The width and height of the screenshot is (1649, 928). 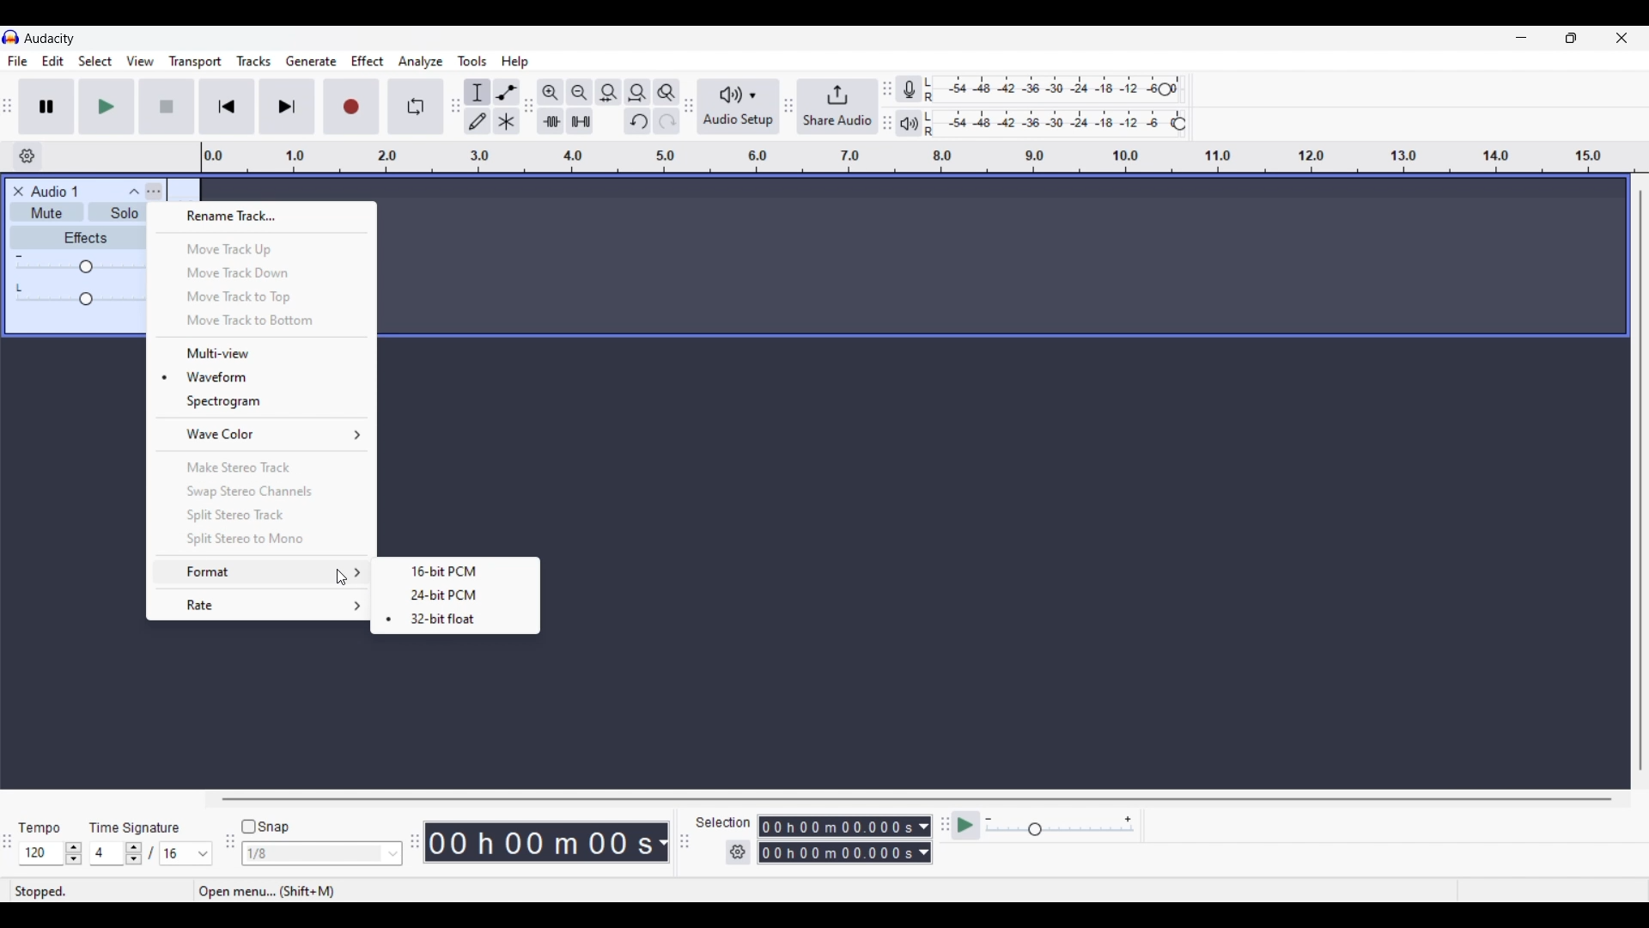 I want to click on Split stereo track, so click(x=261, y=515).